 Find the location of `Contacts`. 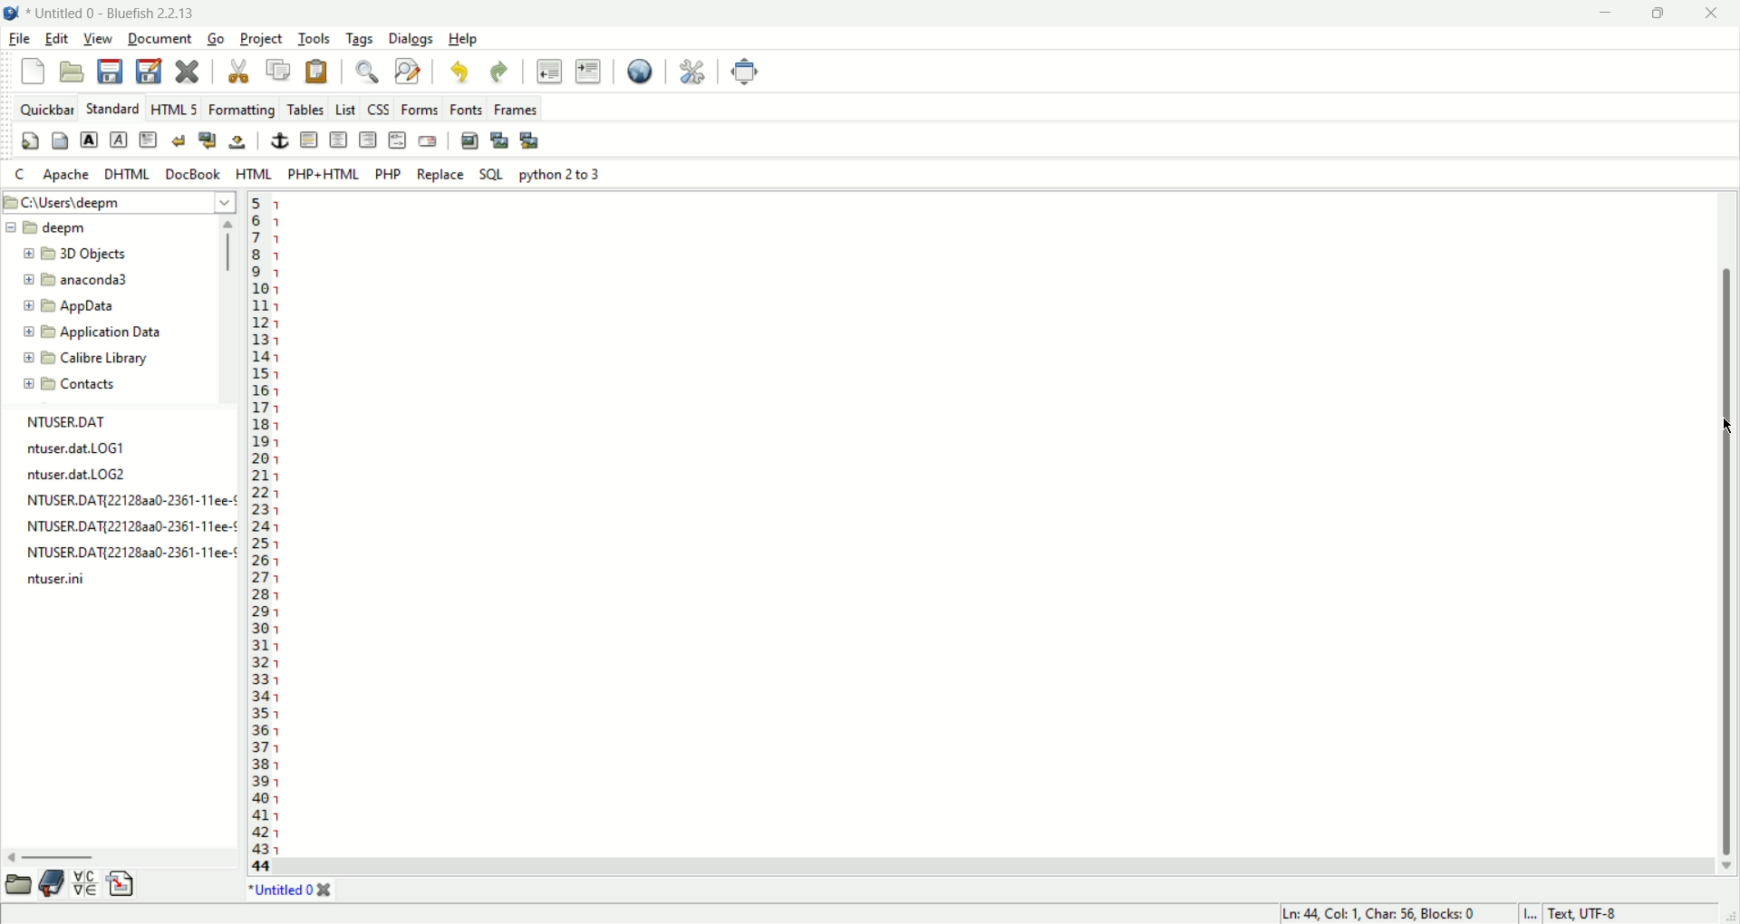

Contacts is located at coordinates (83, 384).